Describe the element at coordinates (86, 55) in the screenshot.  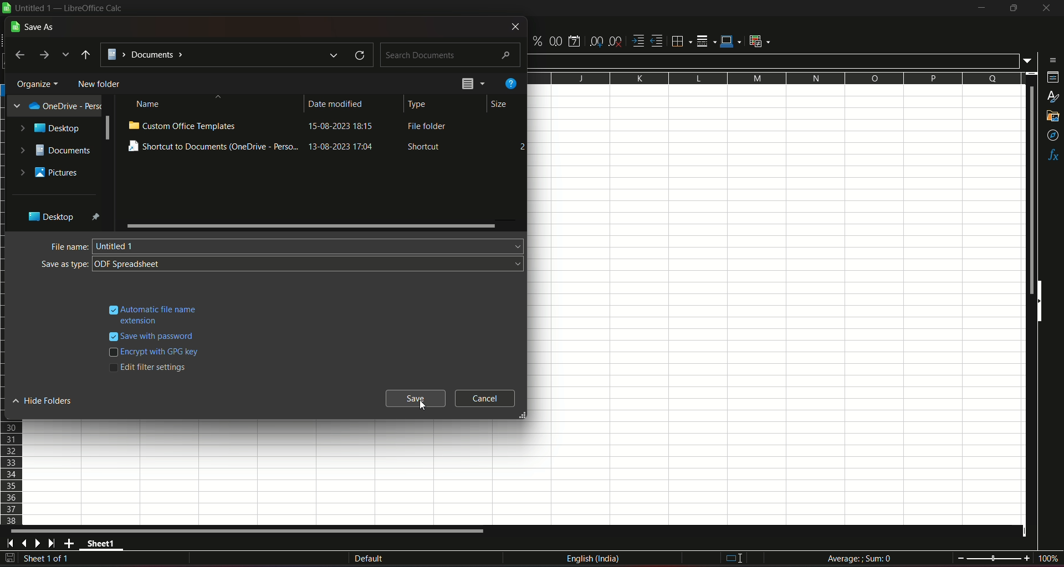
I see `directory path` at that location.